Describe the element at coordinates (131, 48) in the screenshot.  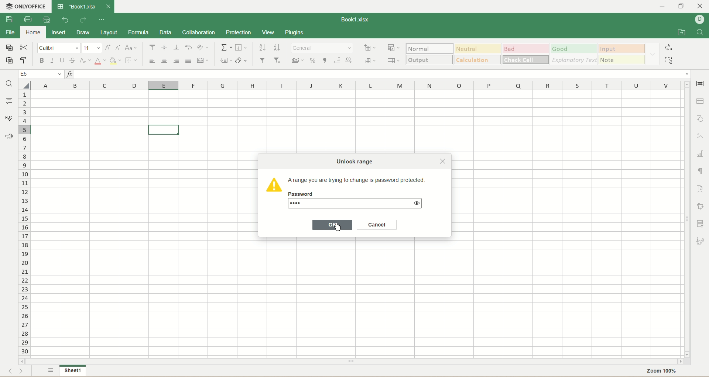
I see `change case` at that location.